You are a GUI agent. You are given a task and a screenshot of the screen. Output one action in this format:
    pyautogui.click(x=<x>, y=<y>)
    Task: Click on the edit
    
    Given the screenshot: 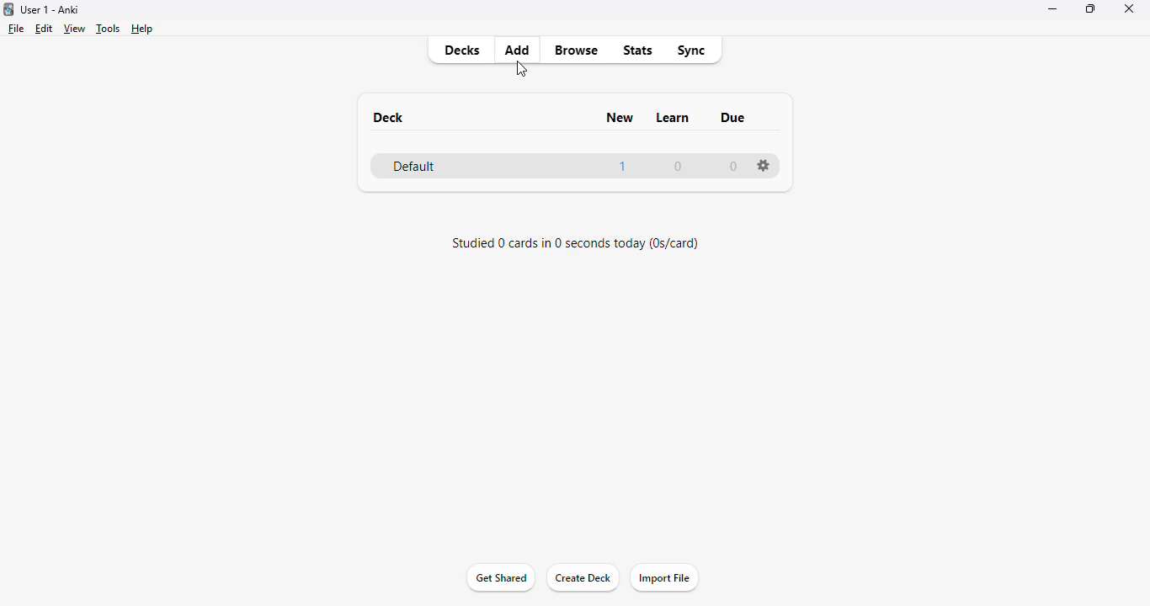 What is the action you would take?
    pyautogui.click(x=44, y=29)
    